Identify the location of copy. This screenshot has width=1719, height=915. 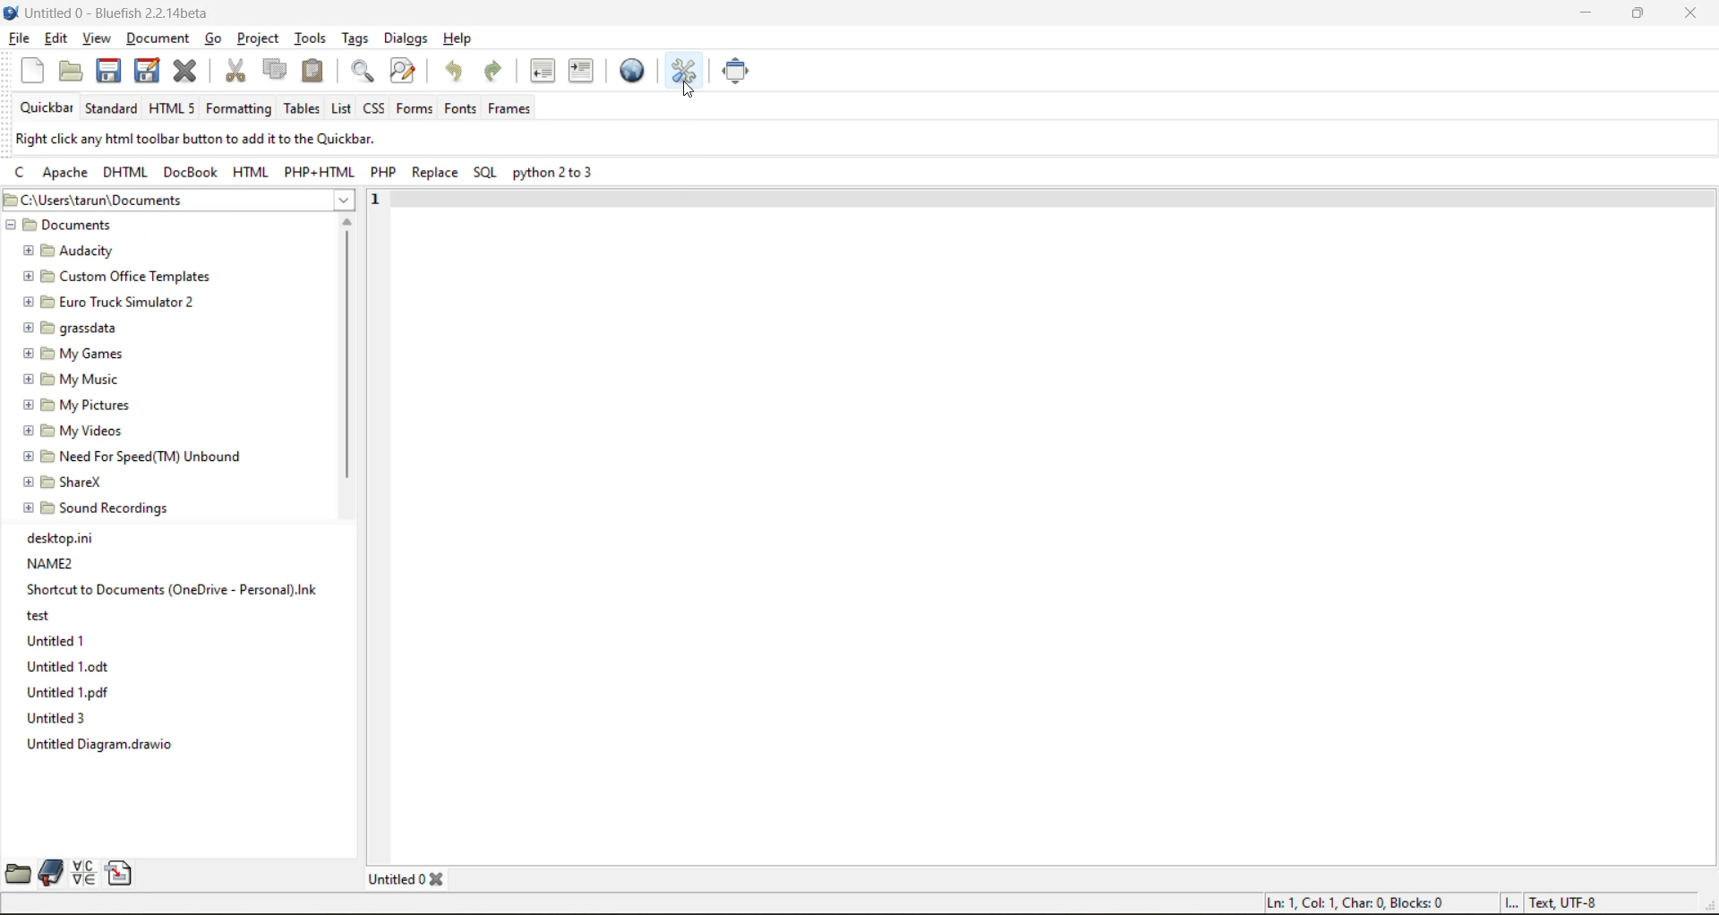
(275, 70).